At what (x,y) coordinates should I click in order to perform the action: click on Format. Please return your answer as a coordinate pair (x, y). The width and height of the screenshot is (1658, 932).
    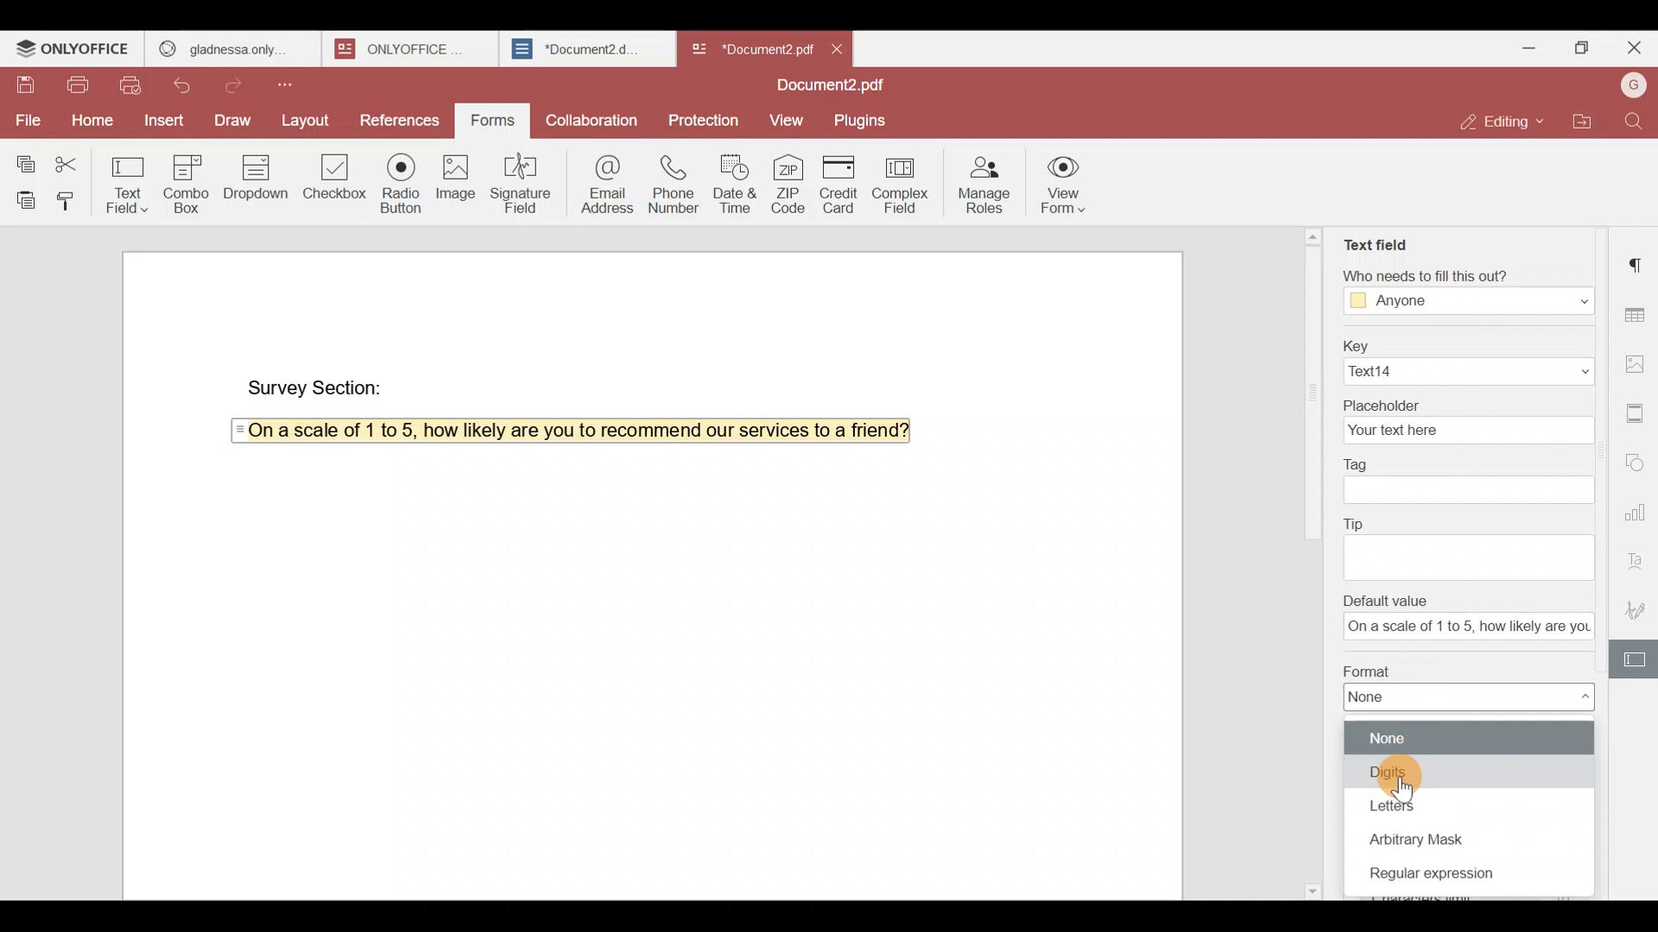
    Looking at the image, I should click on (1467, 668).